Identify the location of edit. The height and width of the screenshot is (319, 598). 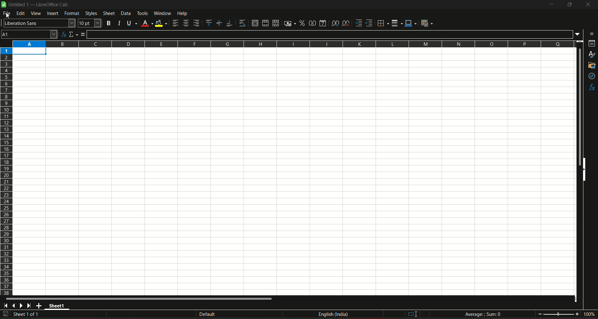
(21, 14).